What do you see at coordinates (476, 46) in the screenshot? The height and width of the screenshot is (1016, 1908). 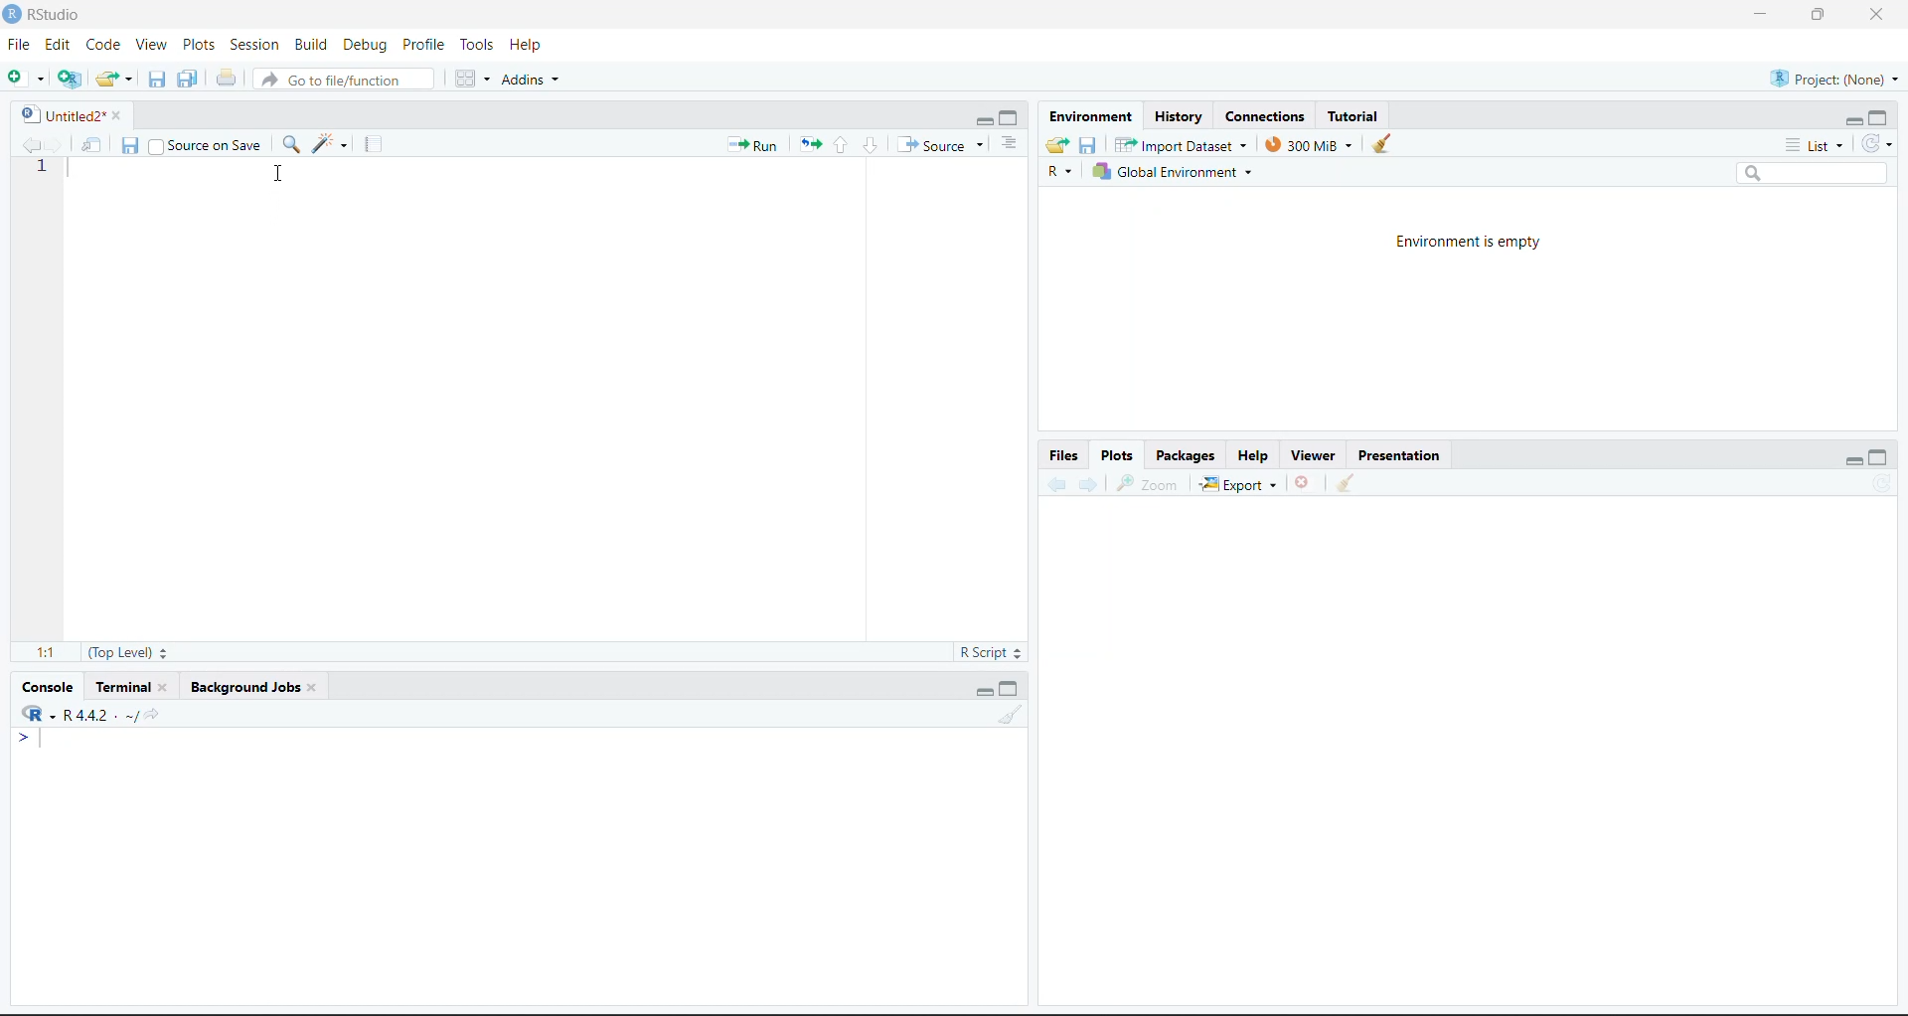 I see `Tools` at bounding box center [476, 46].